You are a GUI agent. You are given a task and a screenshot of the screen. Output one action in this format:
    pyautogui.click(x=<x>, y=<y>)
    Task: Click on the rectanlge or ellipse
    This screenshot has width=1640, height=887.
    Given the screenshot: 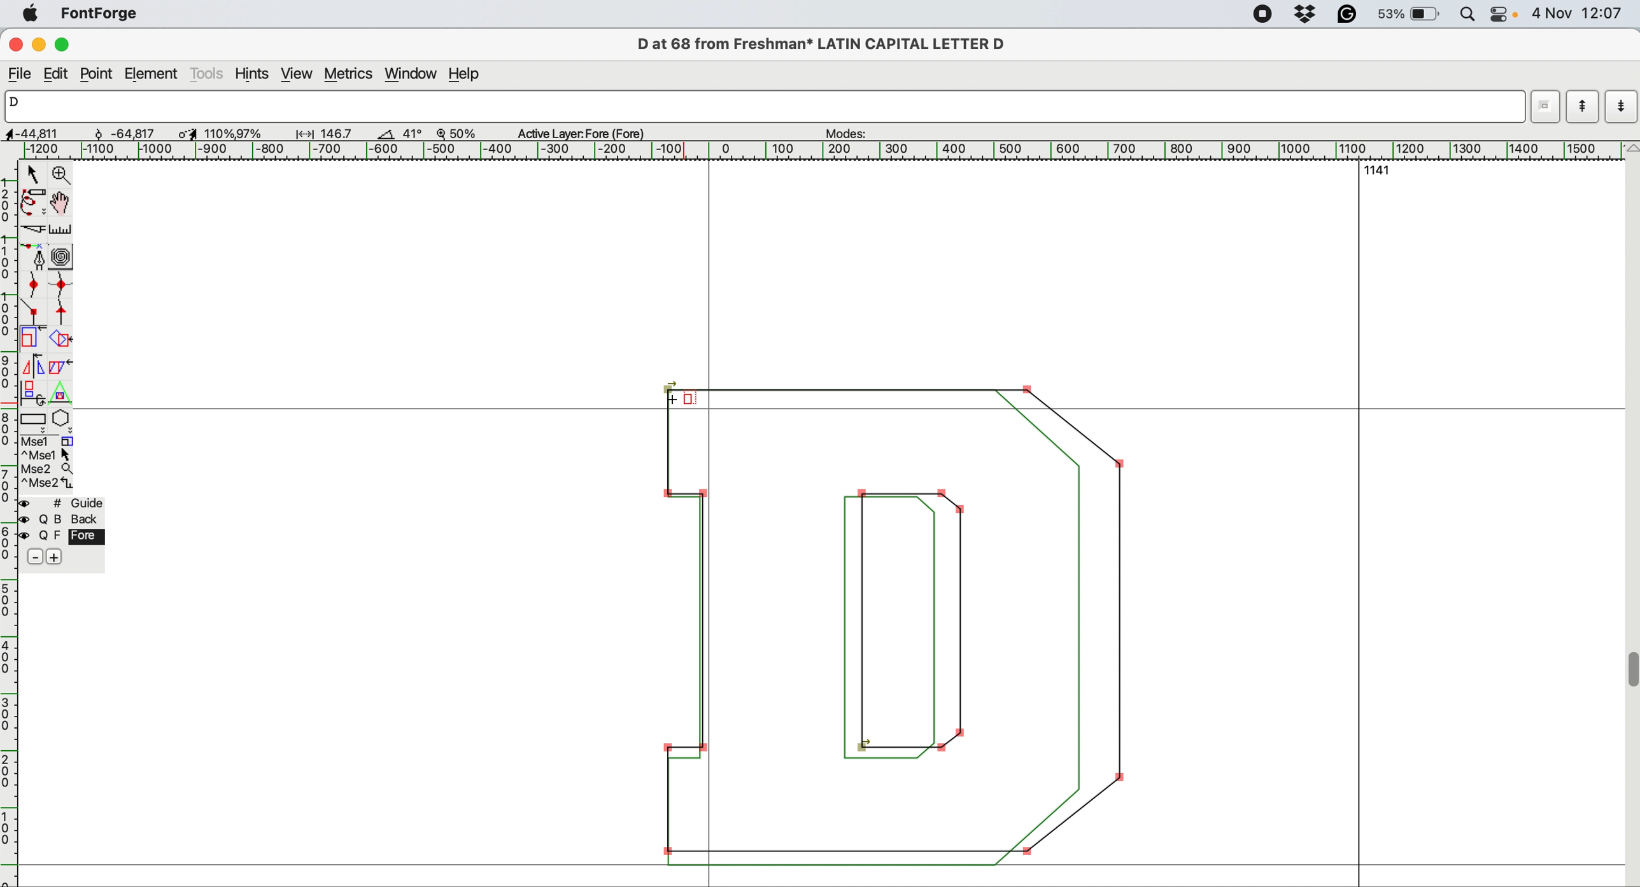 What is the action you would take?
    pyautogui.click(x=34, y=421)
    